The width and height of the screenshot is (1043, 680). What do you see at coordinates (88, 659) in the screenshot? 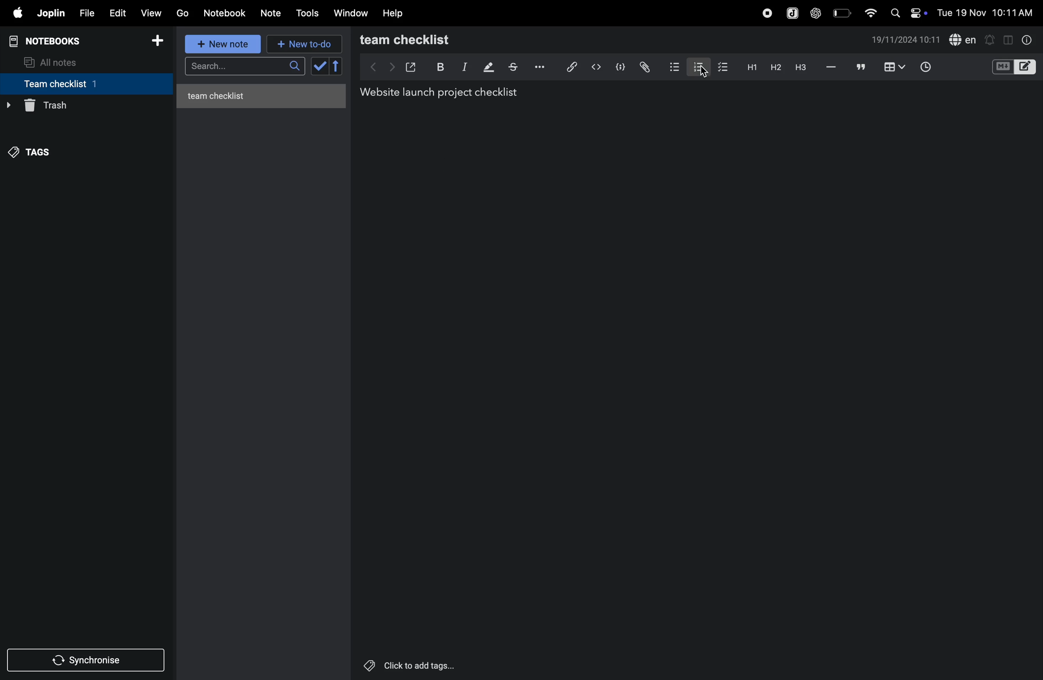
I see `synchronize` at bounding box center [88, 659].